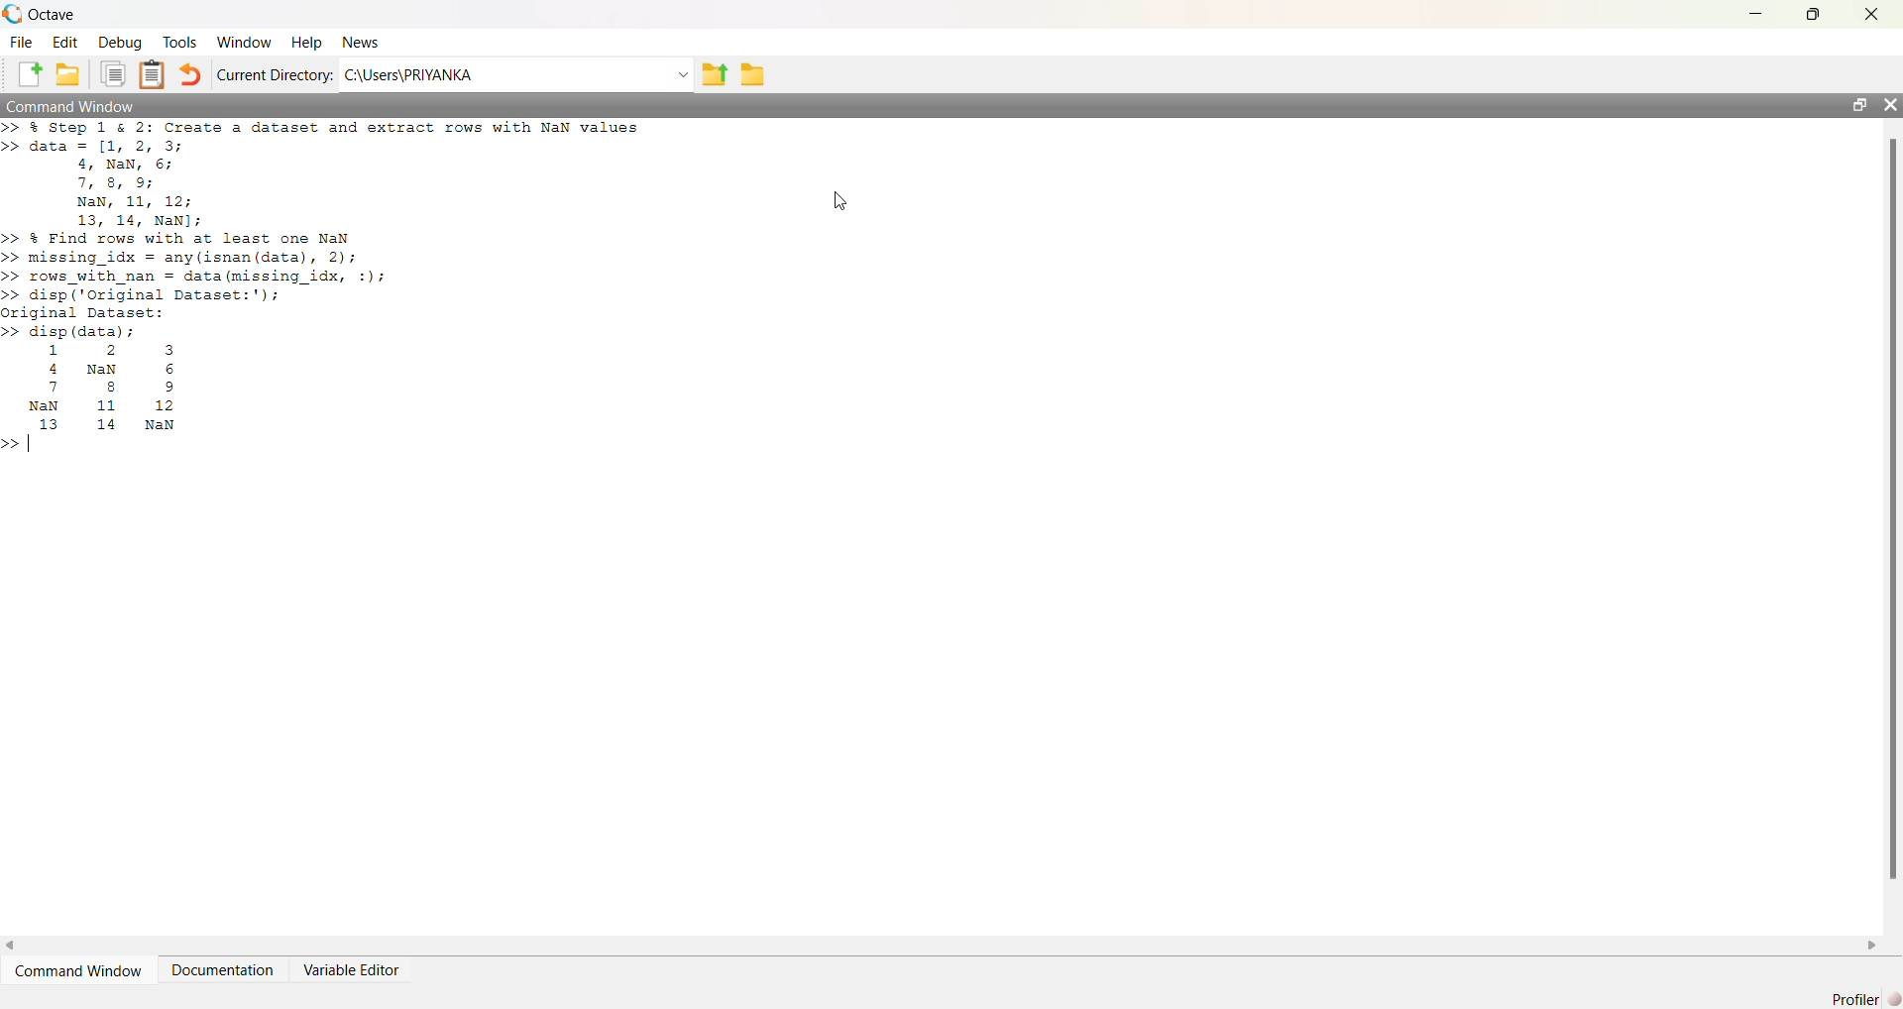 This screenshot has width=1903, height=1009. What do you see at coordinates (753, 75) in the screenshot?
I see `folder` at bounding box center [753, 75].